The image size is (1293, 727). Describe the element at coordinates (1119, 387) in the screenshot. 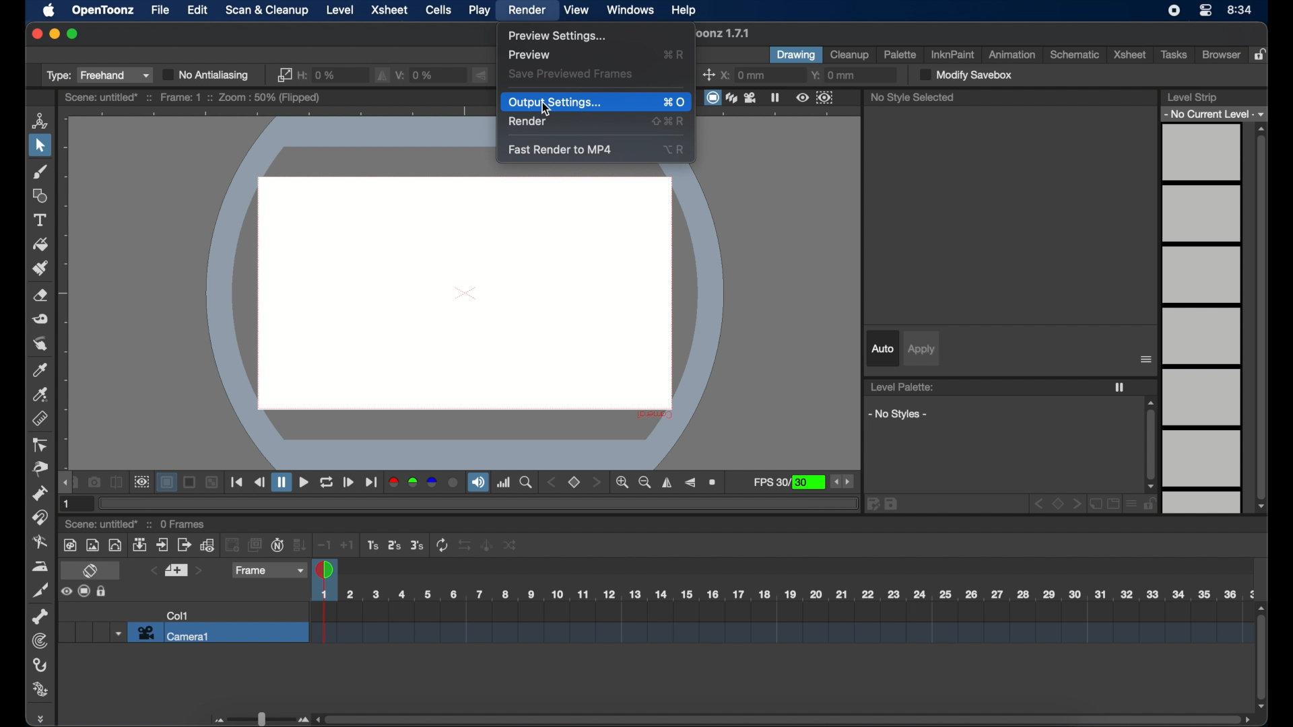

I see `freeze` at that location.